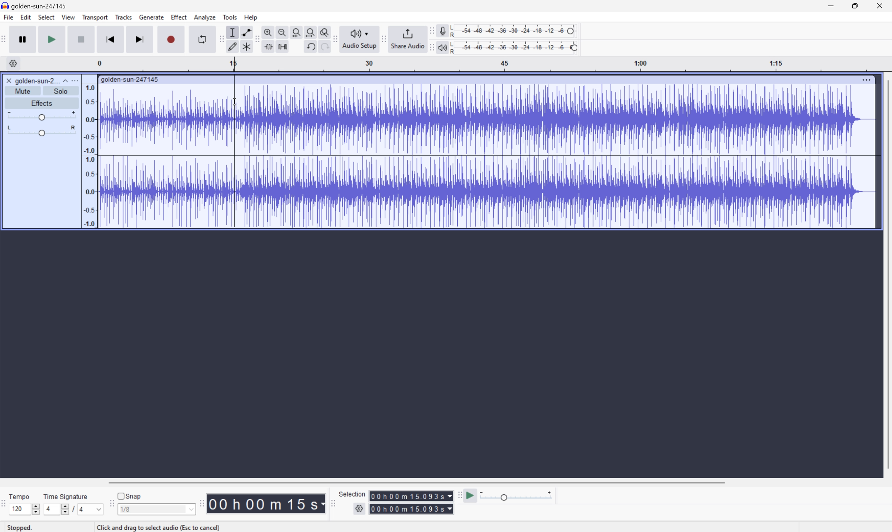 The width and height of the screenshot is (892, 532). What do you see at coordinates (161, 525) in the screenshot?
I see `Click and drag to select audio` at bounding box center [161, 525].